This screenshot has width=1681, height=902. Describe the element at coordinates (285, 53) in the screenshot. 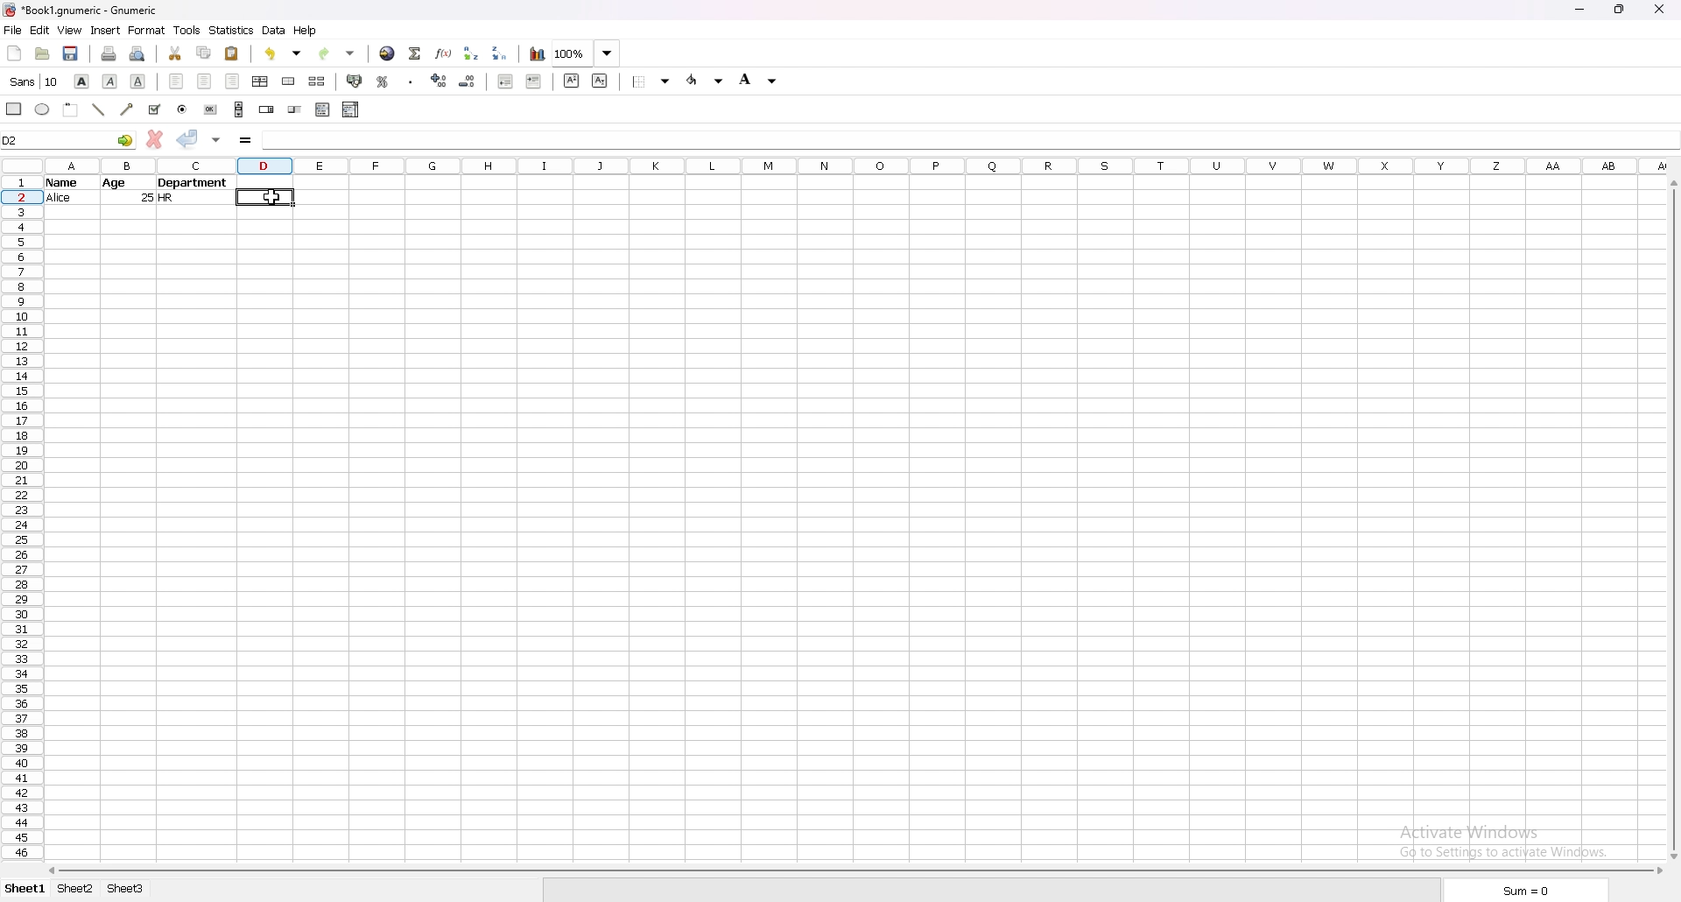

I see `undo` at that location.